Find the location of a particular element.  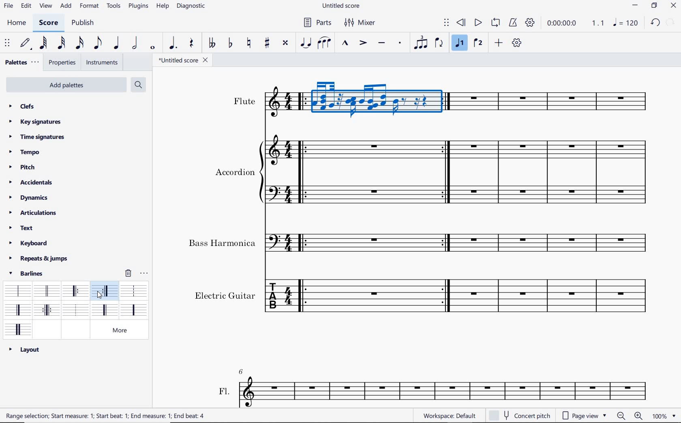

flip direction is located at coordinates (439, 43).